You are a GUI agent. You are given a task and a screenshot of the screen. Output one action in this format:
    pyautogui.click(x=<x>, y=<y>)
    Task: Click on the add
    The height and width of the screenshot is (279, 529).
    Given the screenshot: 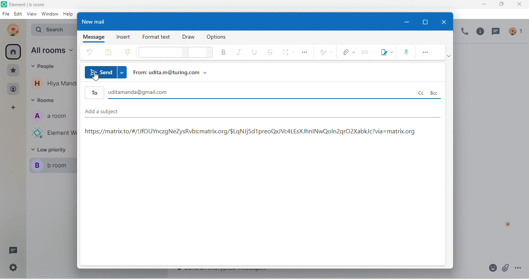 What is the action you would take?
    pyautogui.click(x=14, y=108)
    